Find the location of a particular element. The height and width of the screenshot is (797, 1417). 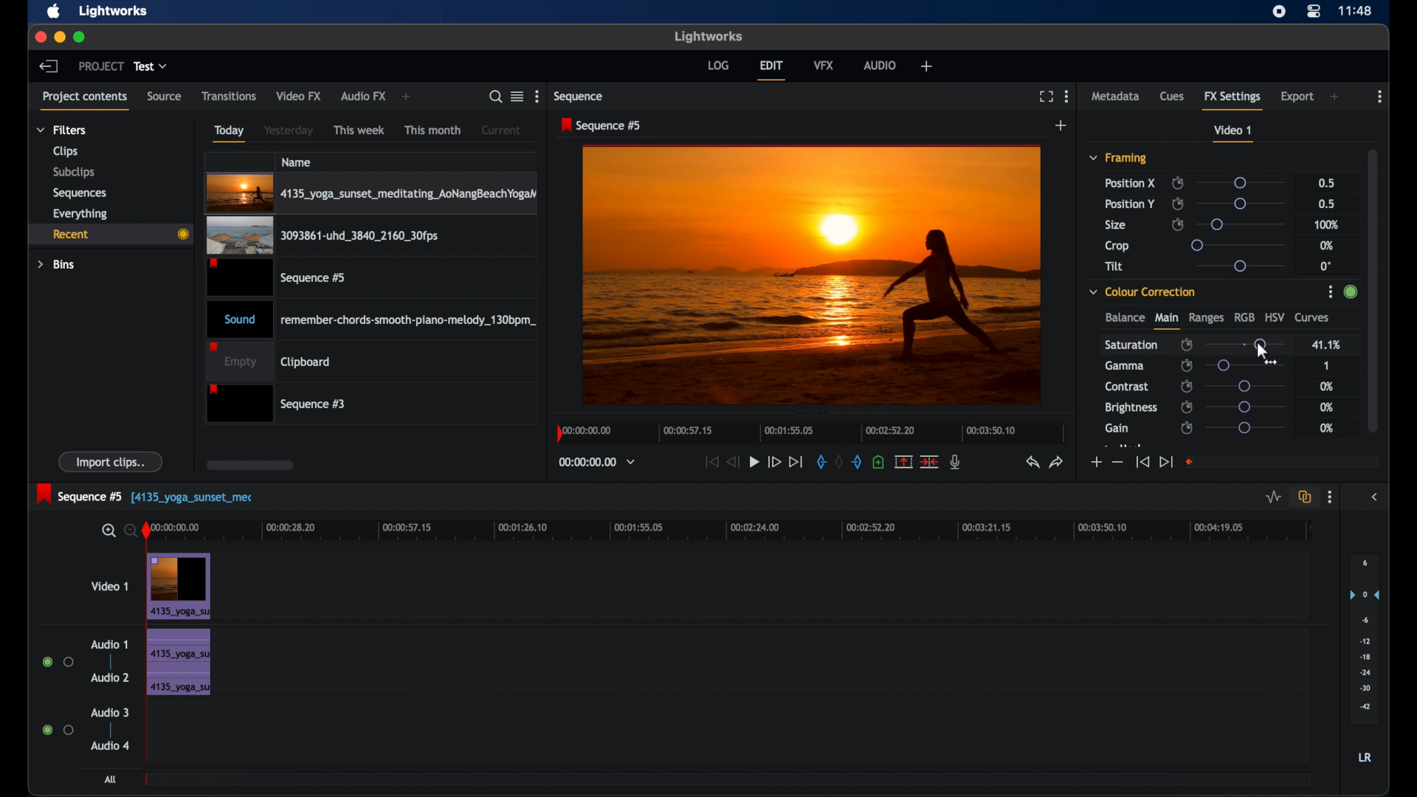

import clips is located at coordinates (111, 462).